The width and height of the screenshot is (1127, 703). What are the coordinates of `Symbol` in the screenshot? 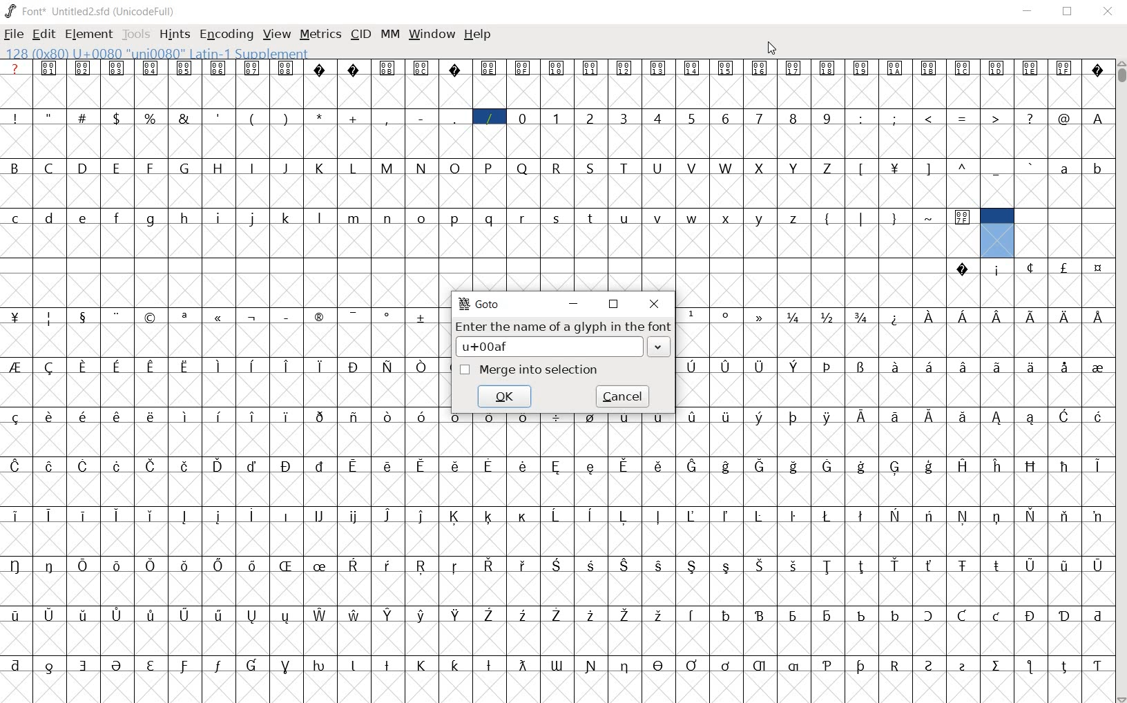 It's located at (320, 665).